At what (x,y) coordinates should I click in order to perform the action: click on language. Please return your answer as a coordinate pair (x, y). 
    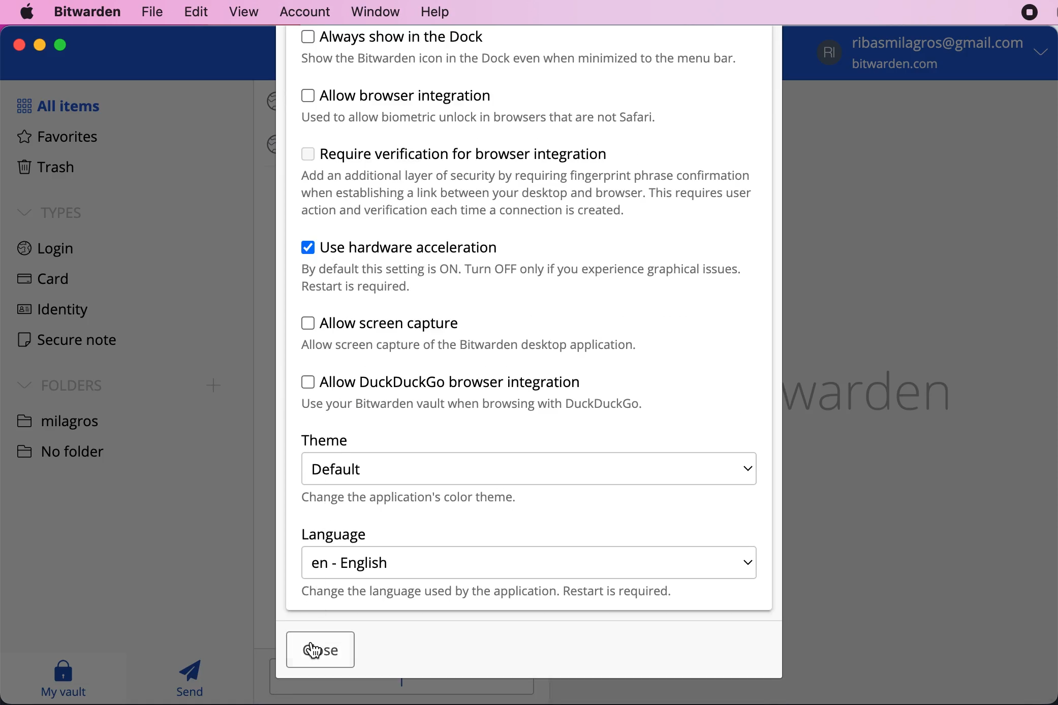
    Looking at the image, I should click on (334, 534).